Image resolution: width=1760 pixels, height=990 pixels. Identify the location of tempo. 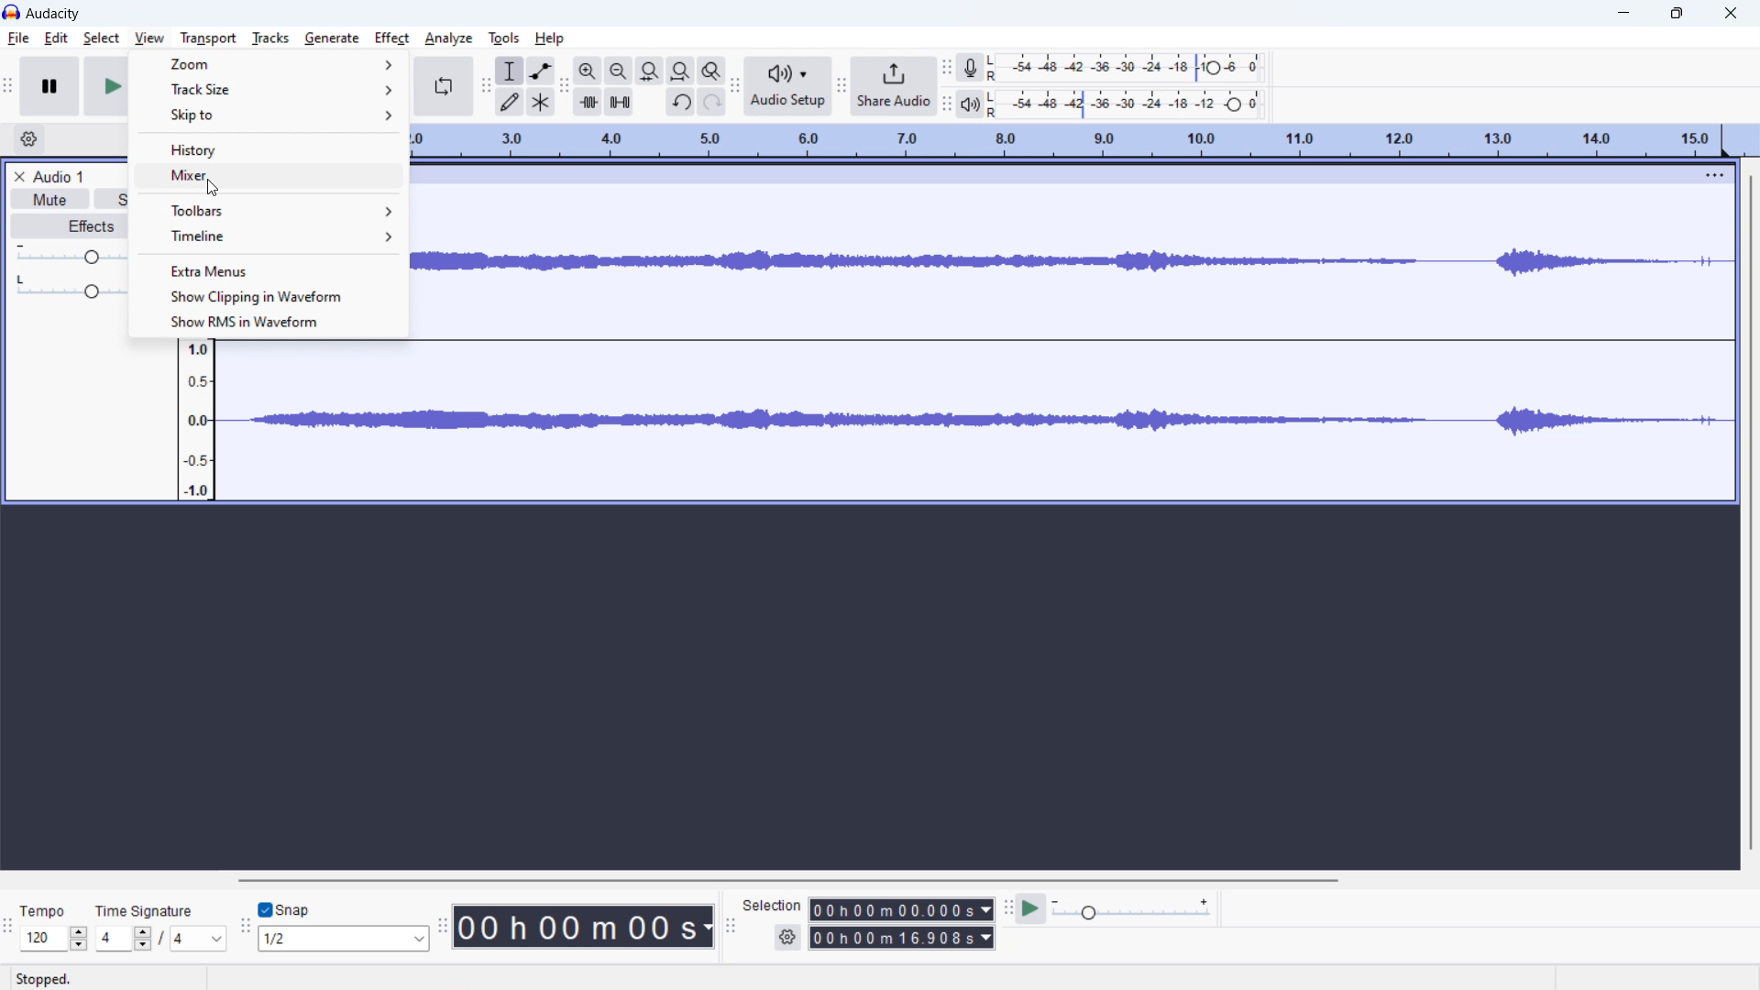
(47, 908).